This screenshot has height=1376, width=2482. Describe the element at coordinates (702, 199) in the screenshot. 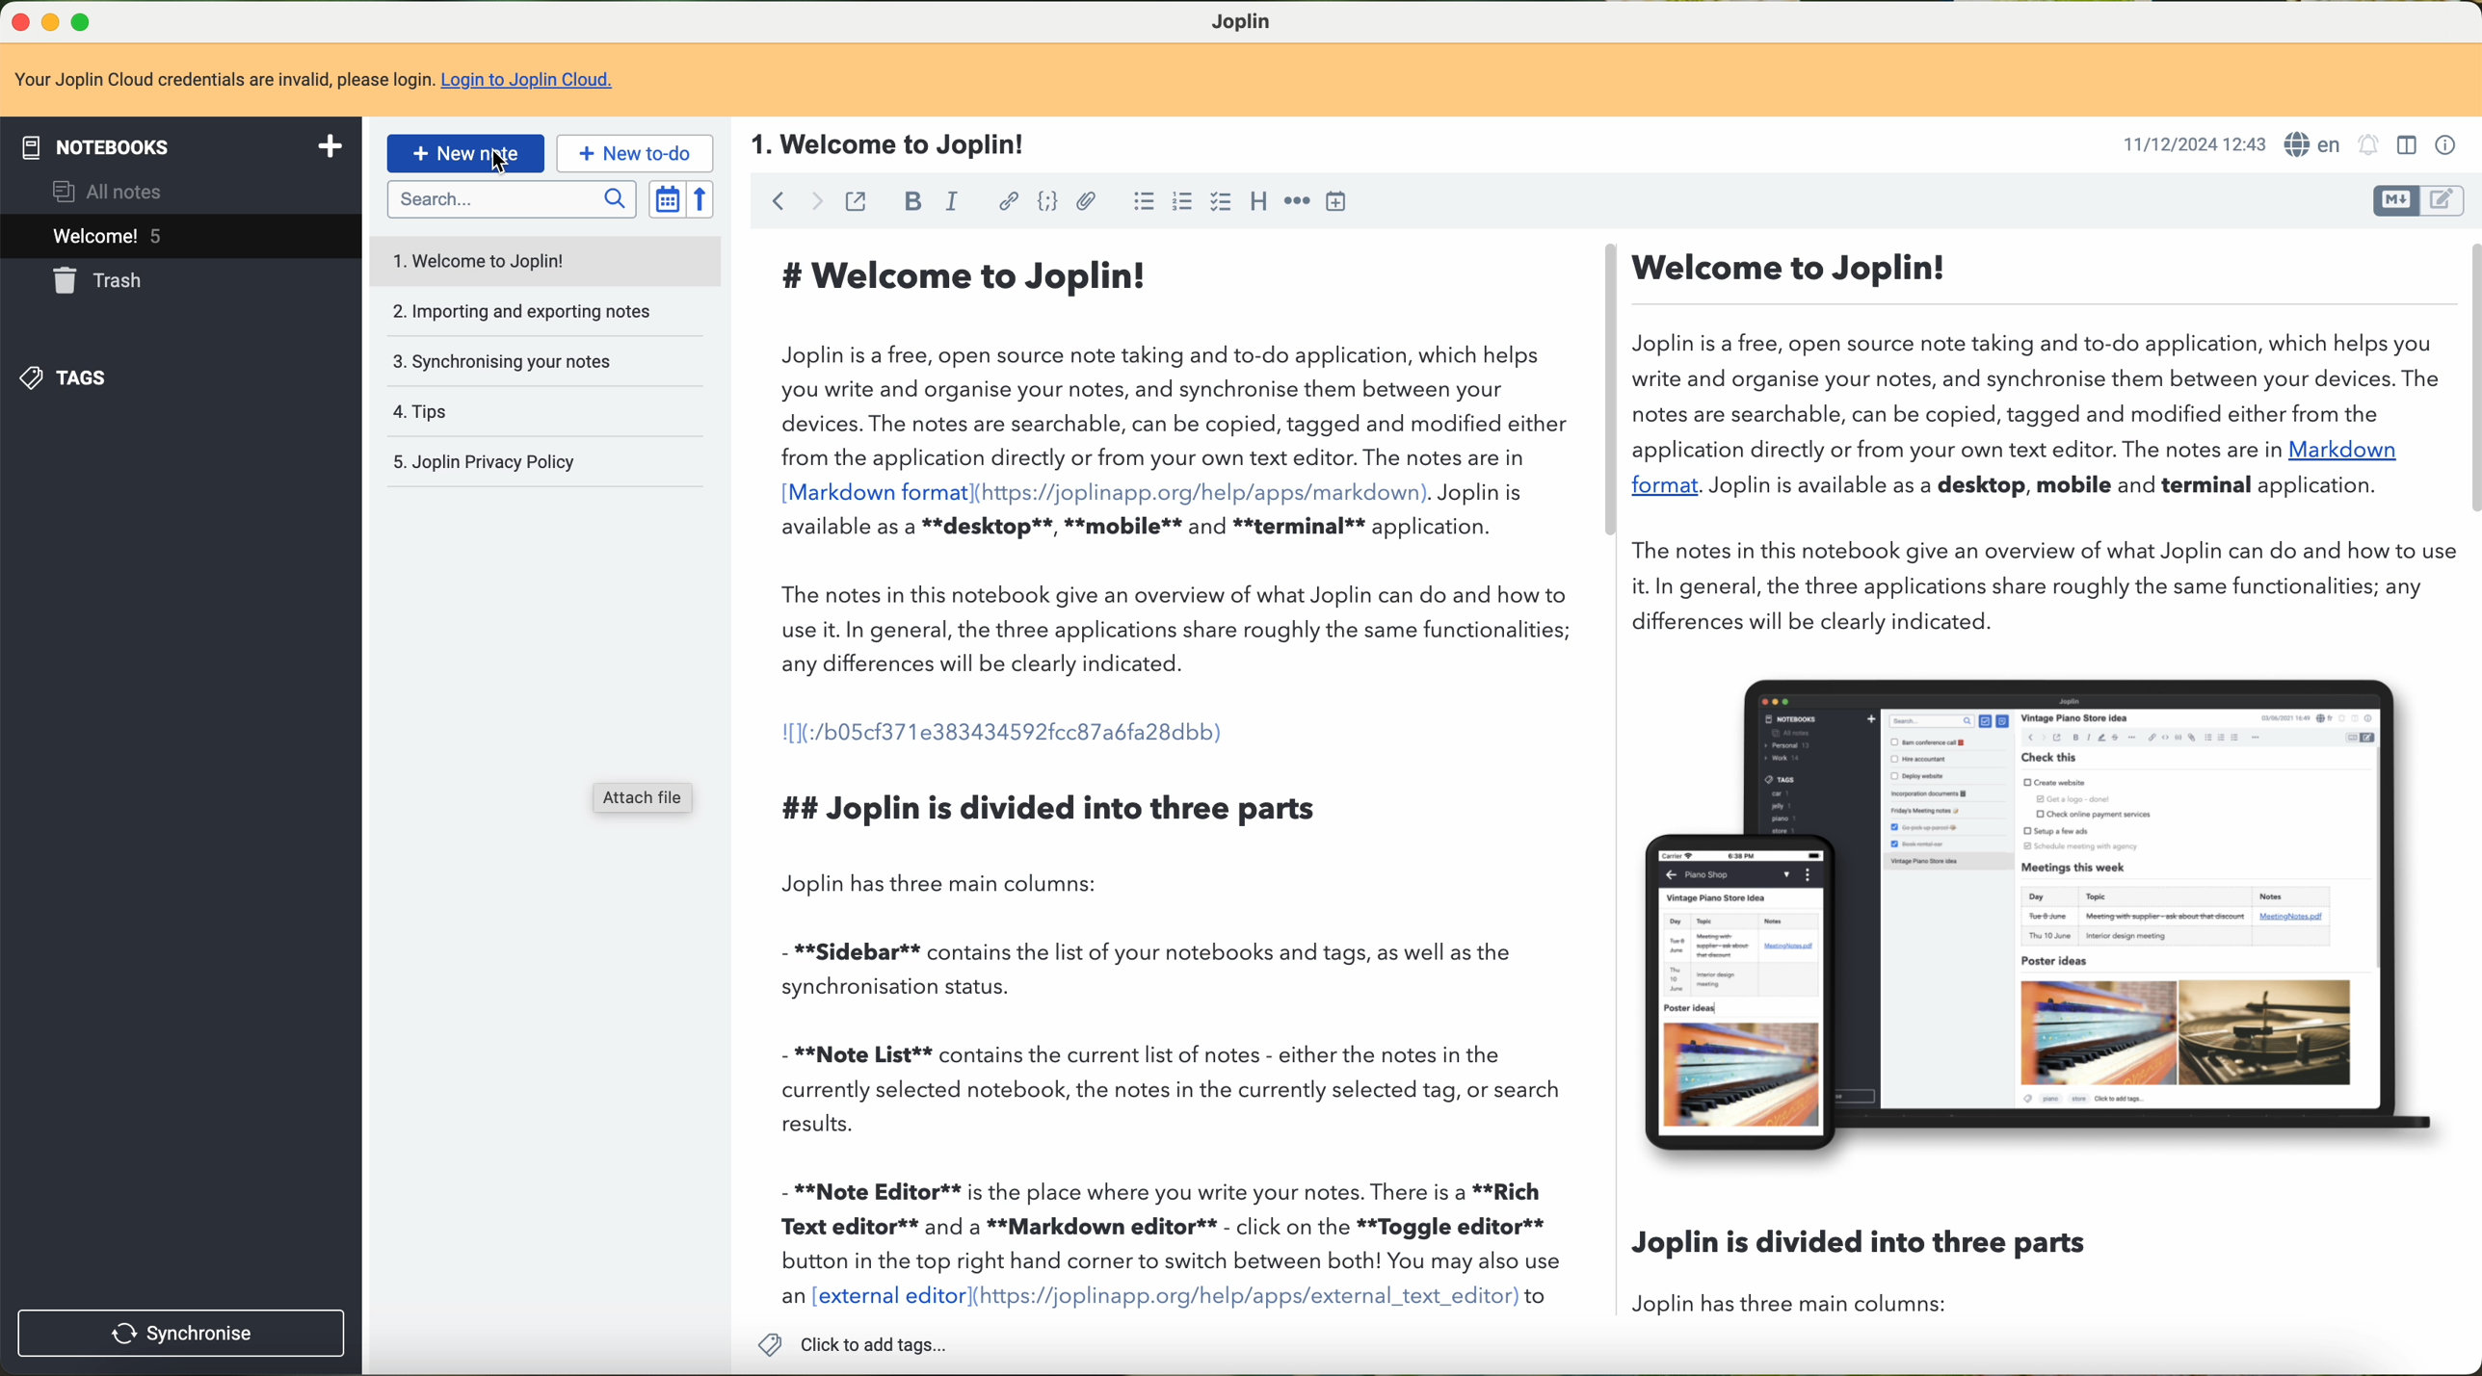

I see `reverse sort order` at that location.